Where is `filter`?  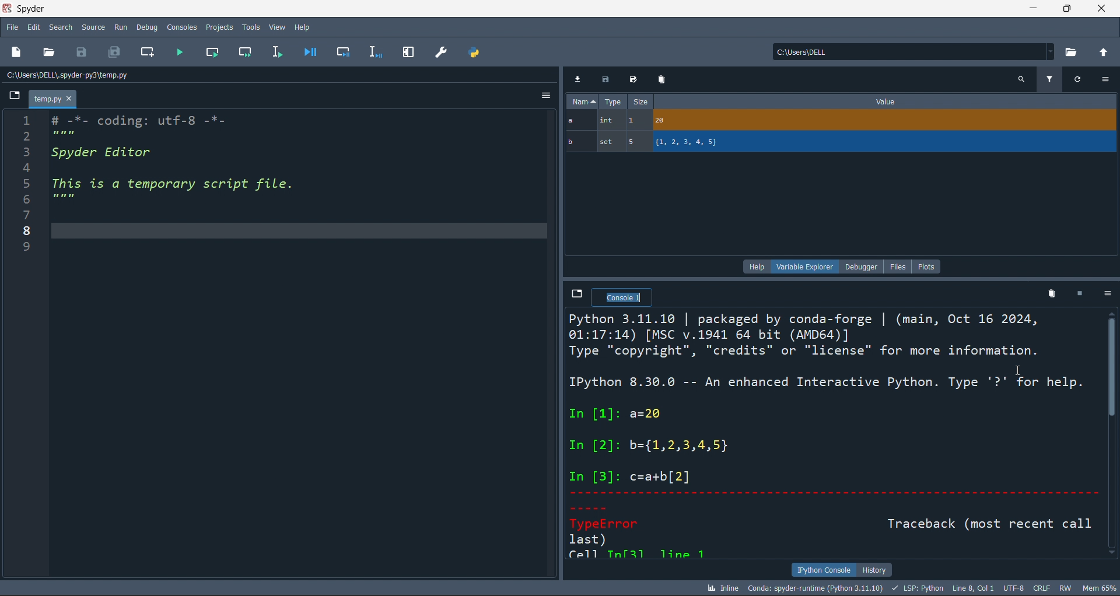 filter is located at coordinates (1049, 78).